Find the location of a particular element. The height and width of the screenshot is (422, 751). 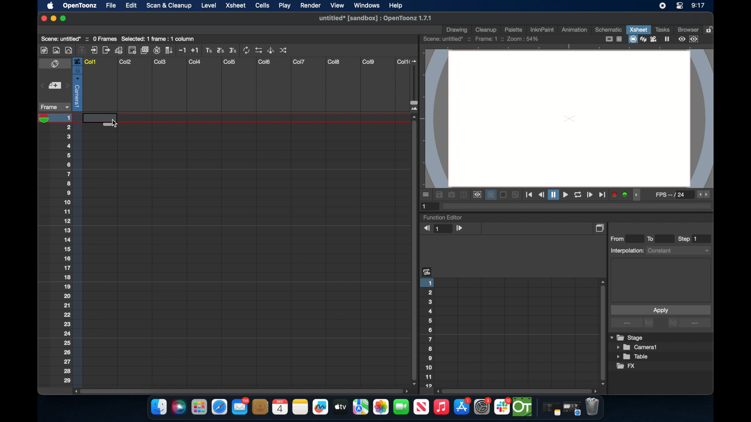

scroll box is located at coordinates (413, 250).